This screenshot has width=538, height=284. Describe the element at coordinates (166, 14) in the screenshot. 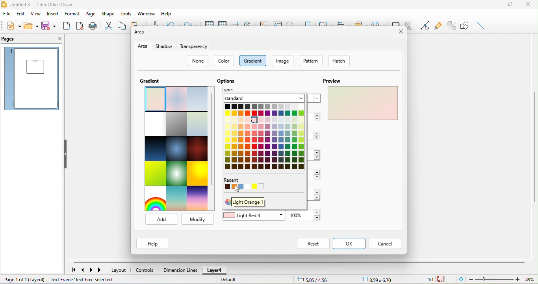

I see `help` at that location.